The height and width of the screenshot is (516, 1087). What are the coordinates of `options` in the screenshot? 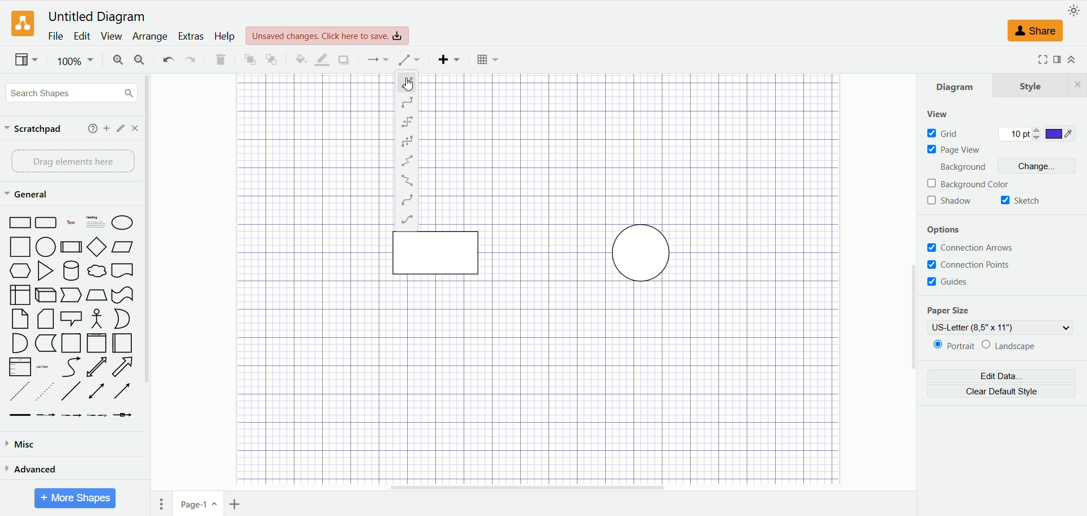 It's located at (947, 230).